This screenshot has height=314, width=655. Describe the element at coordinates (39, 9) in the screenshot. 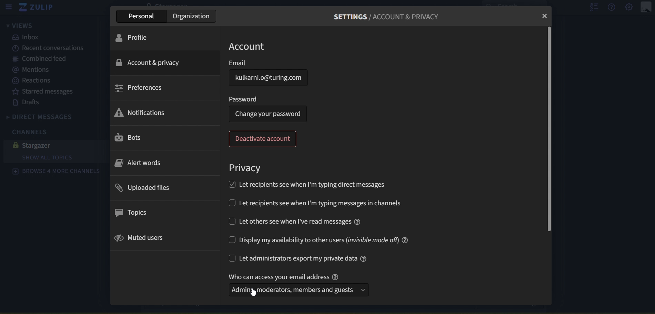

I see `zulip` at that location.